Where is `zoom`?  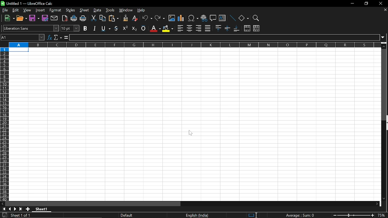
zoom is located at coordinates (255, 18).